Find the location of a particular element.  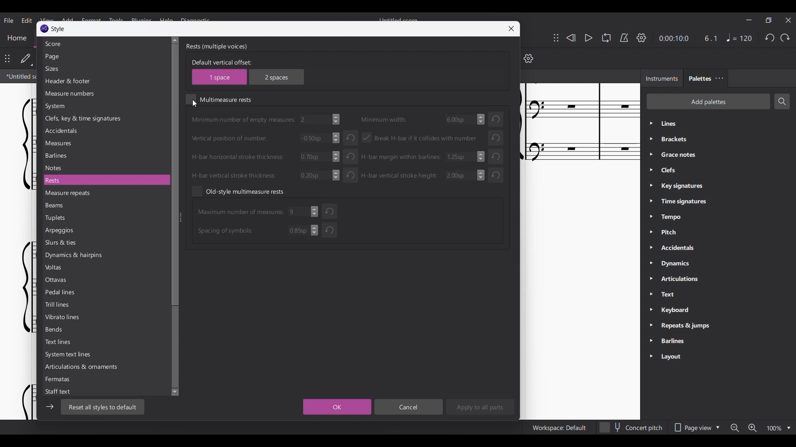

Indicates default vertical offset choice is located at coordinates (221, 62).